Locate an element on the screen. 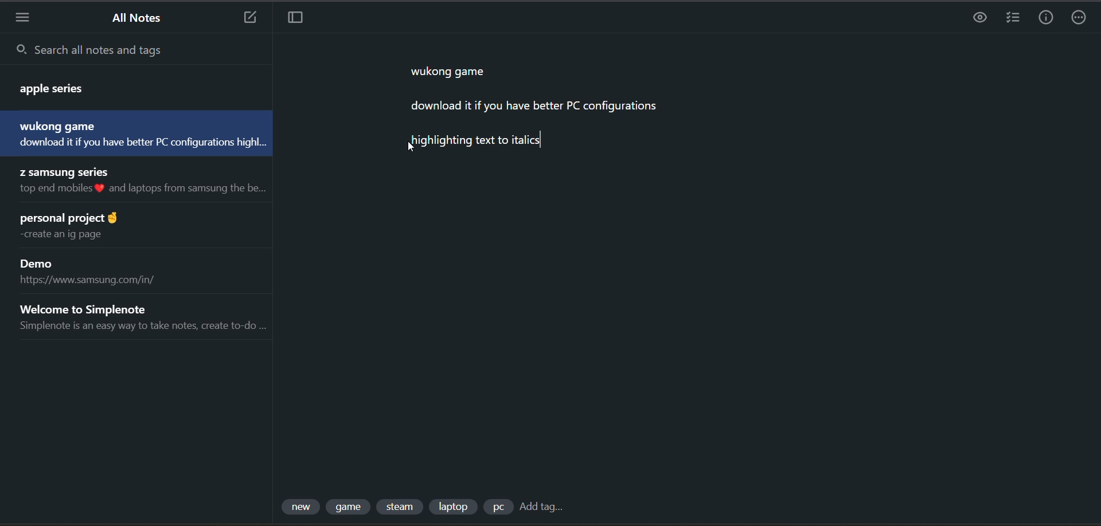 The width and height of the screenshot is (1101, 526). note title and preview is located at coordinates (147, 183).